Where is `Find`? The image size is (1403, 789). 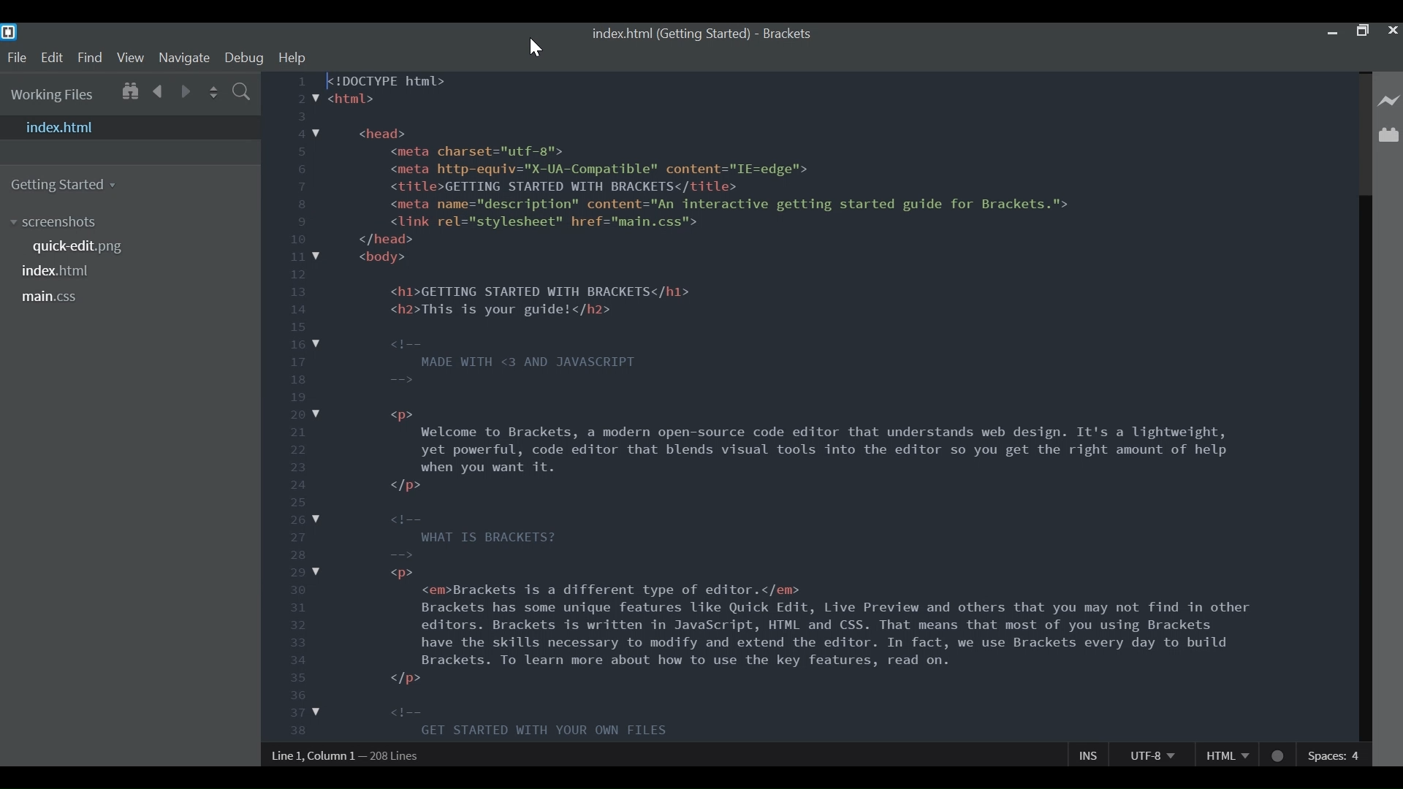
Find is located at coordinates (88, 59).